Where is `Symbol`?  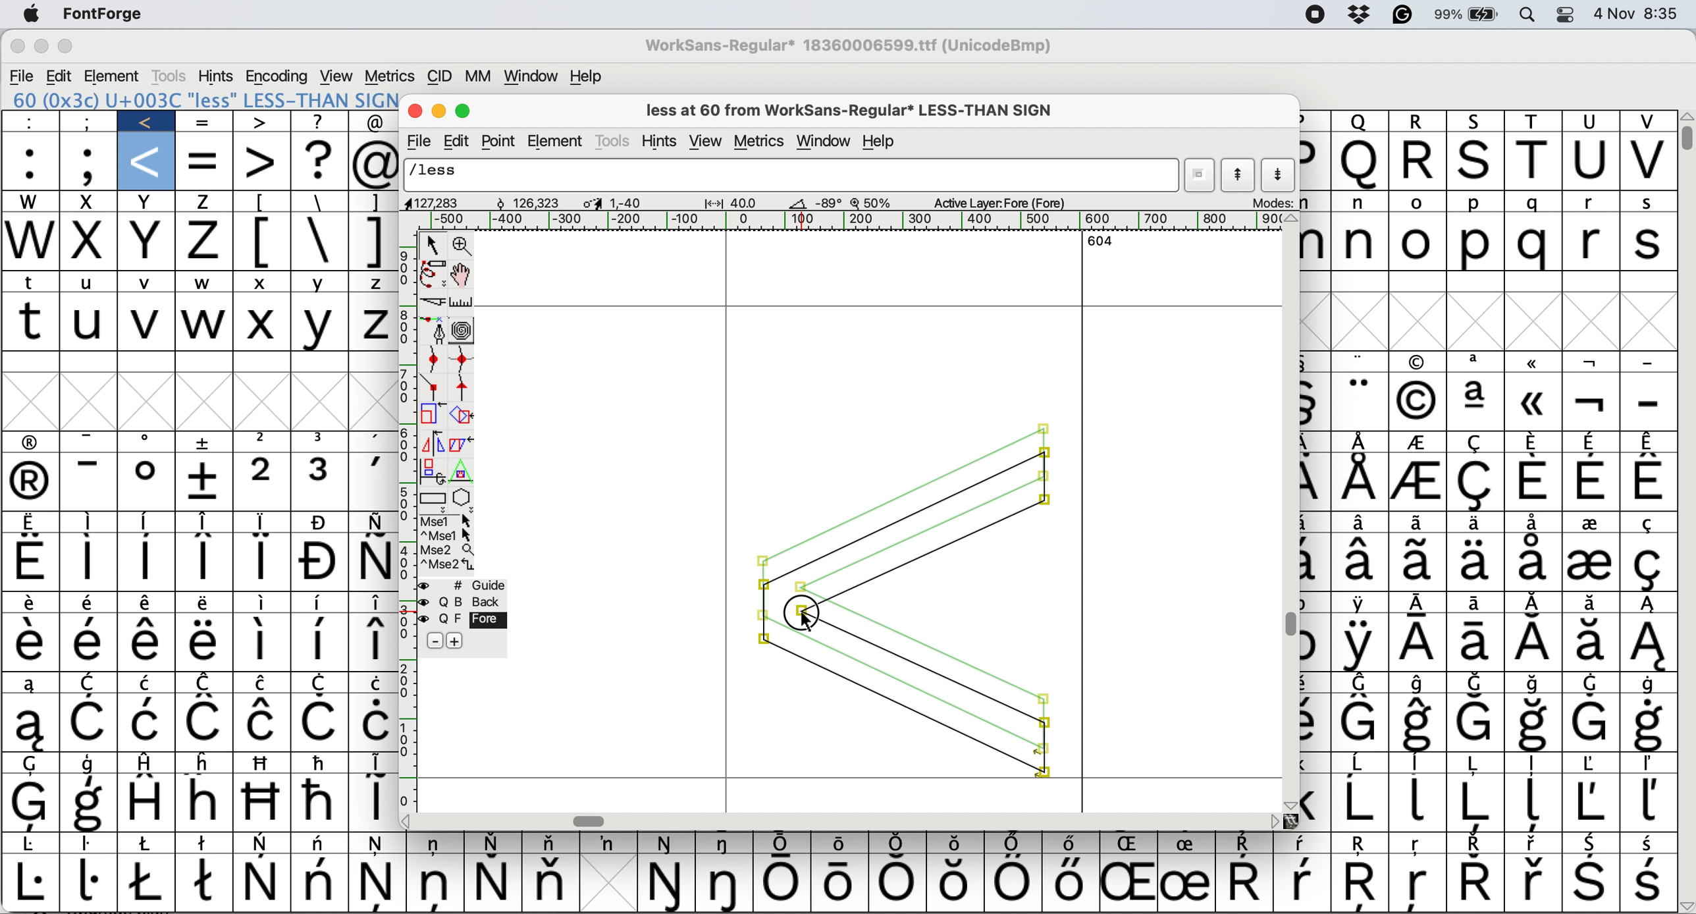
Symbol is located at coordinates (1071, 842).